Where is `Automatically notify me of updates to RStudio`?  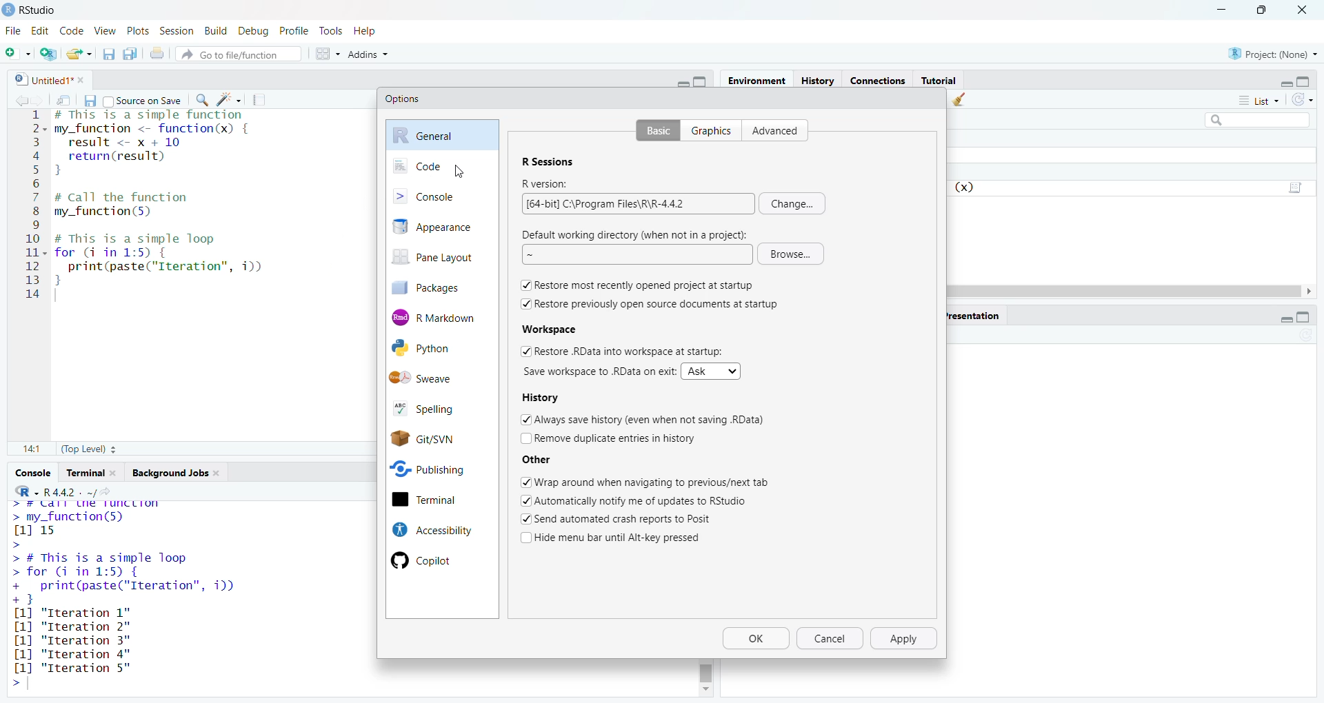 Automatically notify me of updates to RStudio is located at coordinates (633, 499).